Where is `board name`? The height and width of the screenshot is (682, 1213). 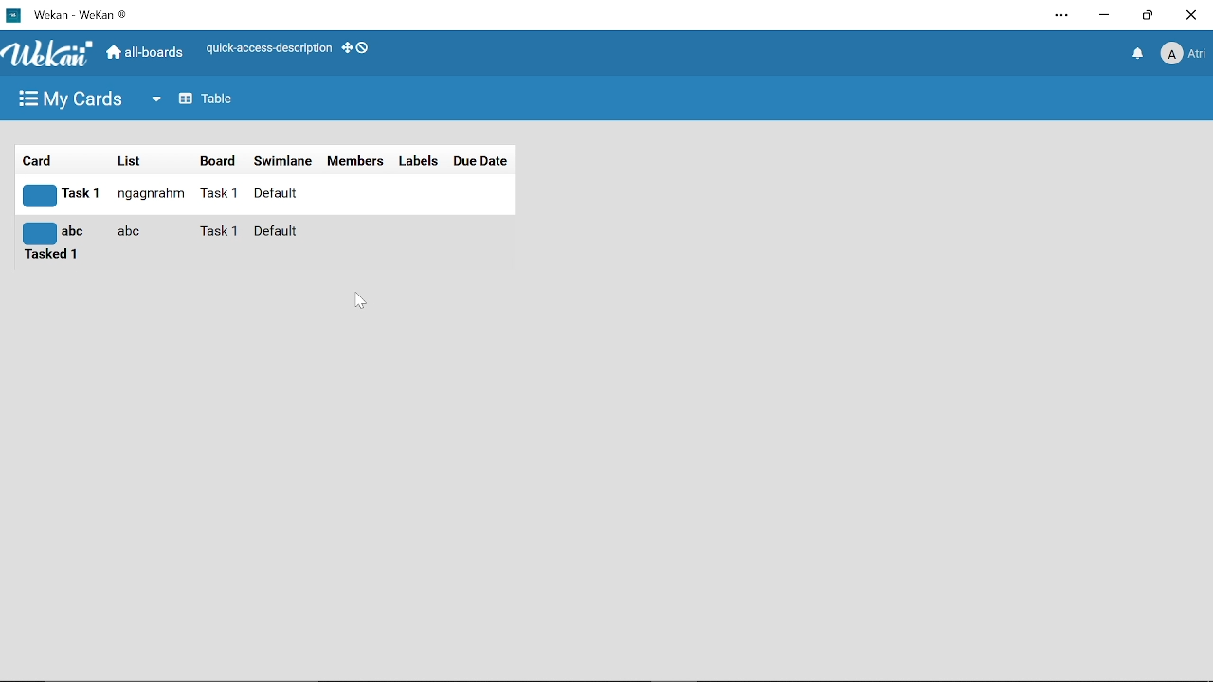 board name is located at coordinates (223, 230).